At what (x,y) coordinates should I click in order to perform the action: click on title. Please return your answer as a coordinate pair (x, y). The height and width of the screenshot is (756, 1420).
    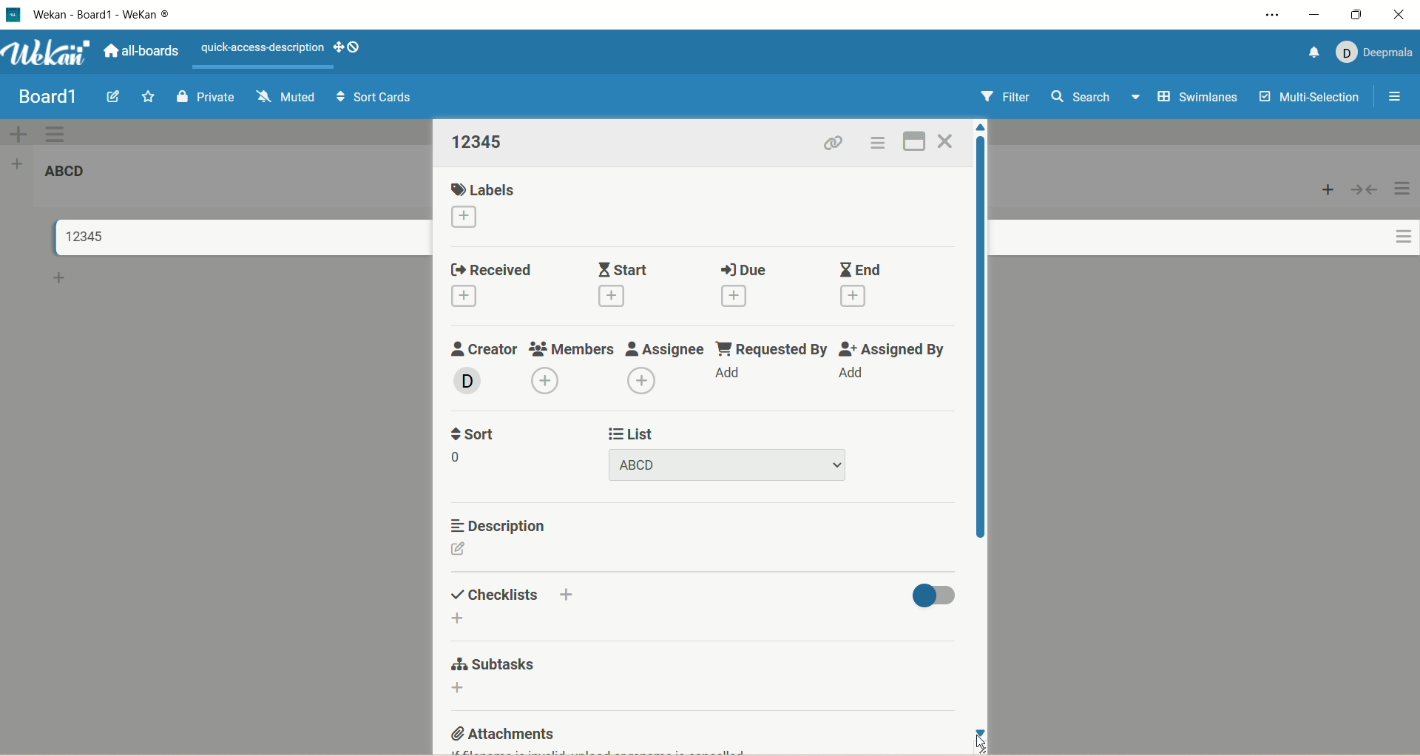
    Looking at the image, I should click on (480, 141).